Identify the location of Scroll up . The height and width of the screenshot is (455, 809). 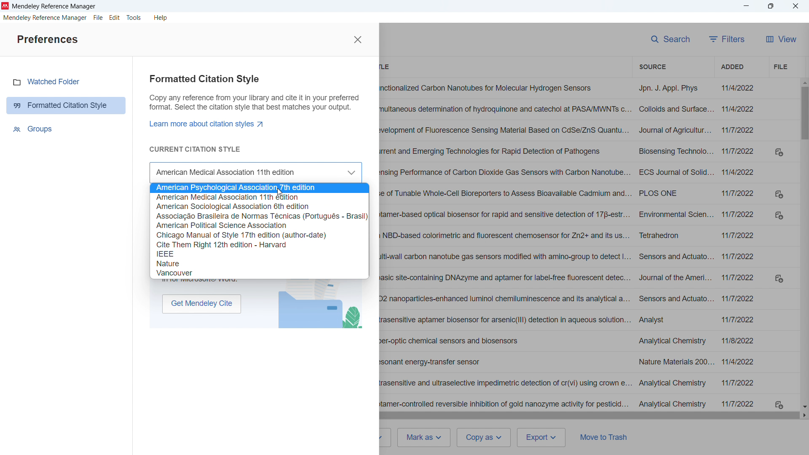
(804, 83).